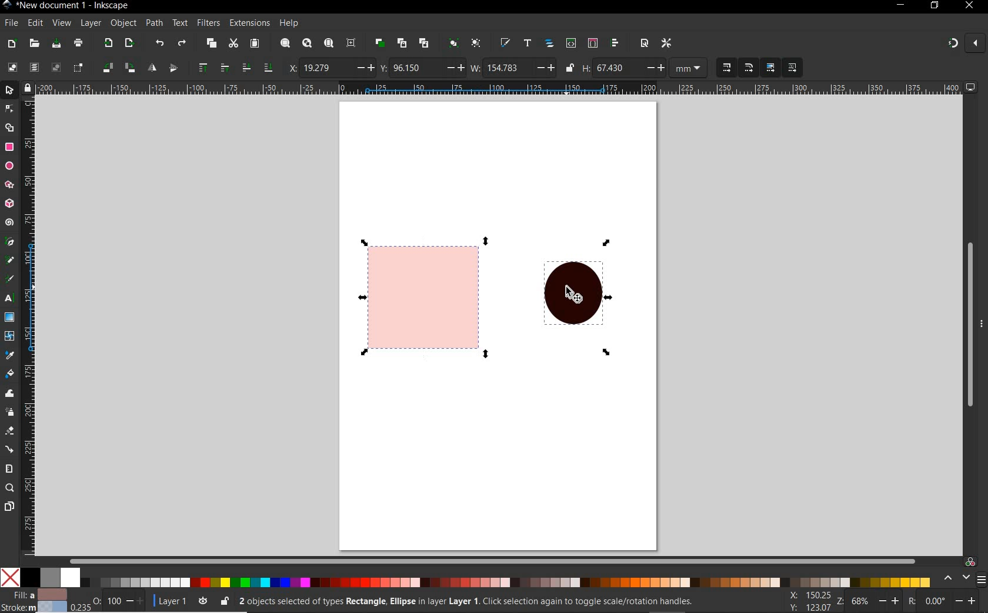 The image size is (988, 613). What do you see at coordinates (246, 68) in the screenshot?
I see `lower` at bounding box center [246, 68].